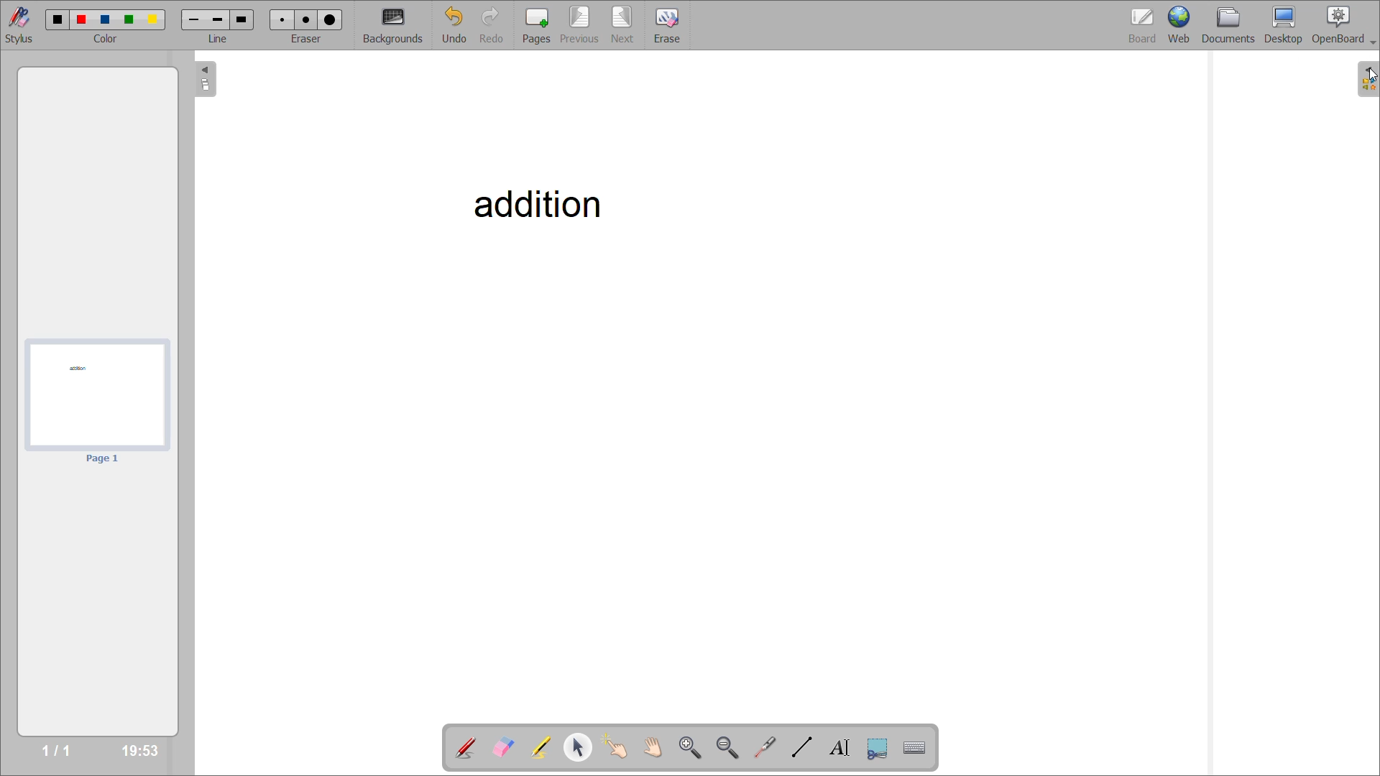 The image size is (1380, 776). Describe the element at coordinates (505, 748) in the screenshot. I see `erase annotation` at that location.